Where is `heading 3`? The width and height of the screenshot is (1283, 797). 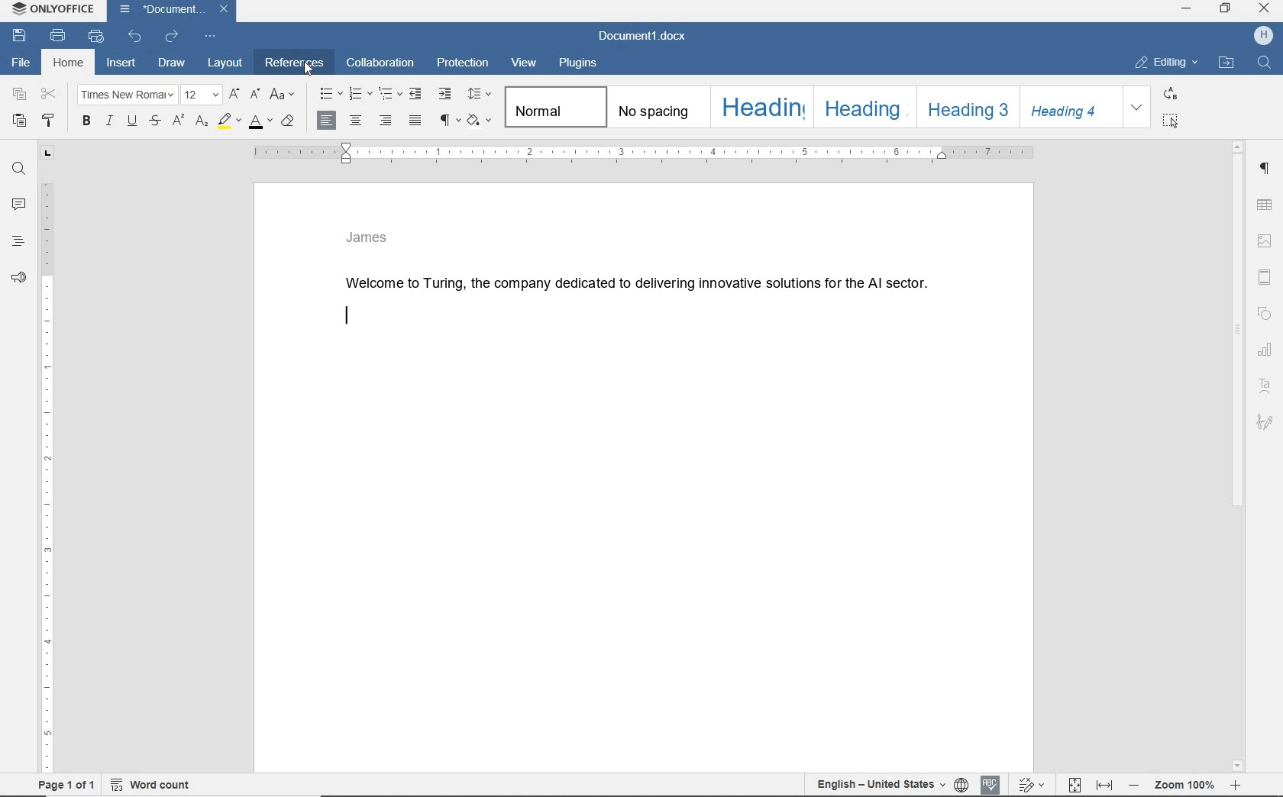 heading 3 is located at coordinates (965, 108).